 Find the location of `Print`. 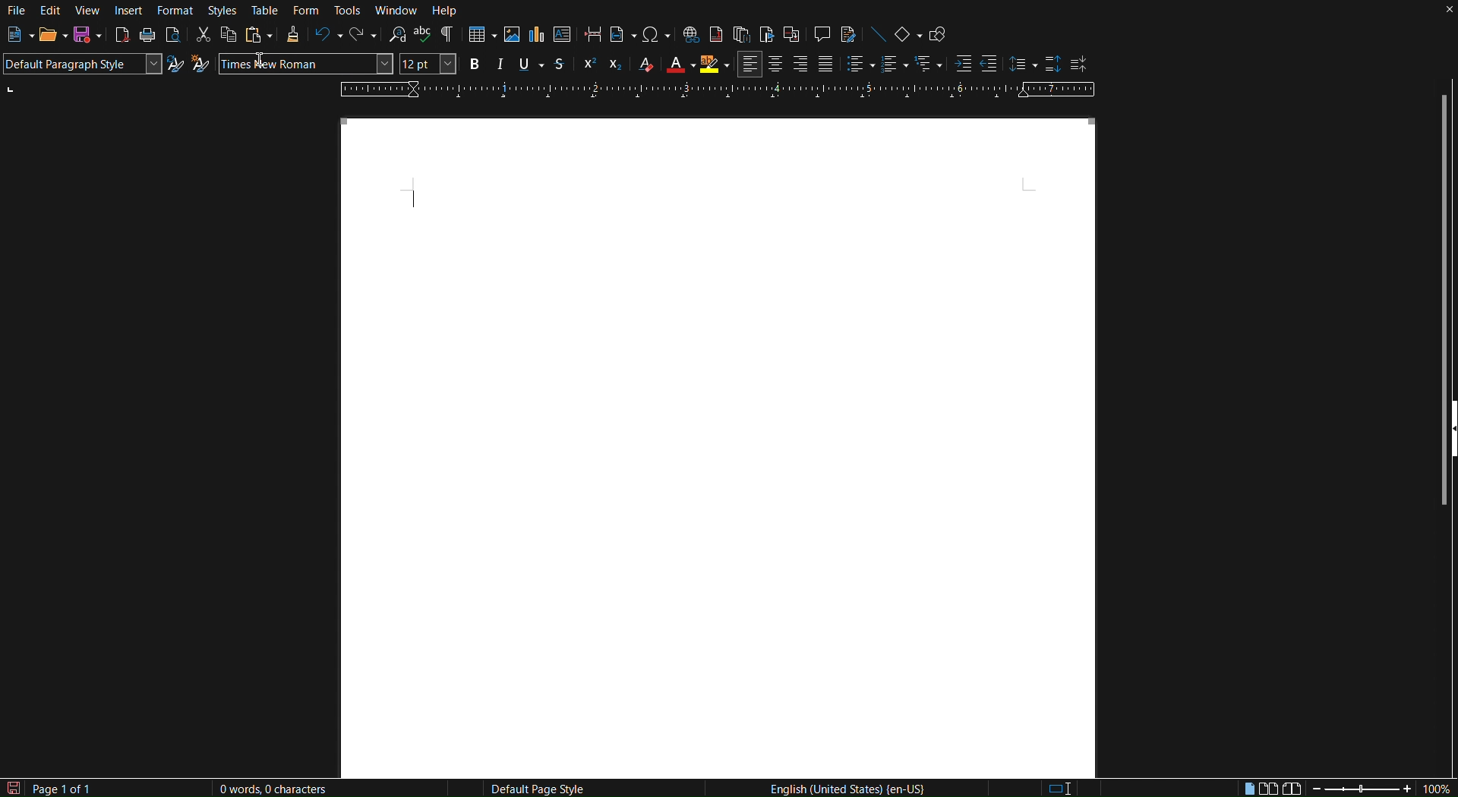

Print is located at coordinates (148, 37).